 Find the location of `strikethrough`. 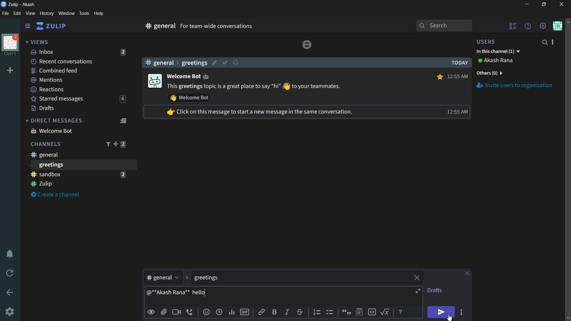

strikethrough is located at coordinates (300, 313).